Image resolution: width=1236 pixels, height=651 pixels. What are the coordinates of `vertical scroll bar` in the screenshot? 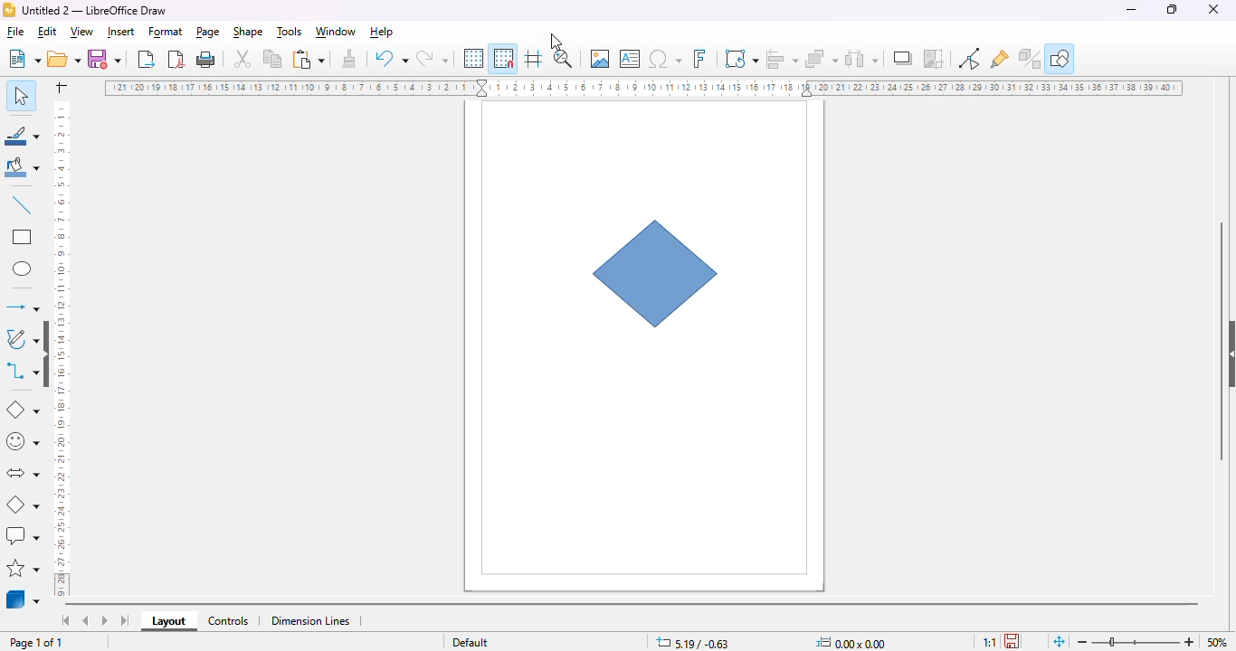 It's located at (1219, 342).